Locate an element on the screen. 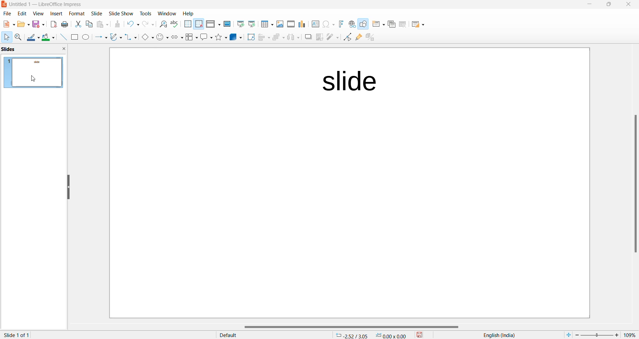 This screenshot has width=639, height=339. flow chart  is located at coordinates (192, 37).